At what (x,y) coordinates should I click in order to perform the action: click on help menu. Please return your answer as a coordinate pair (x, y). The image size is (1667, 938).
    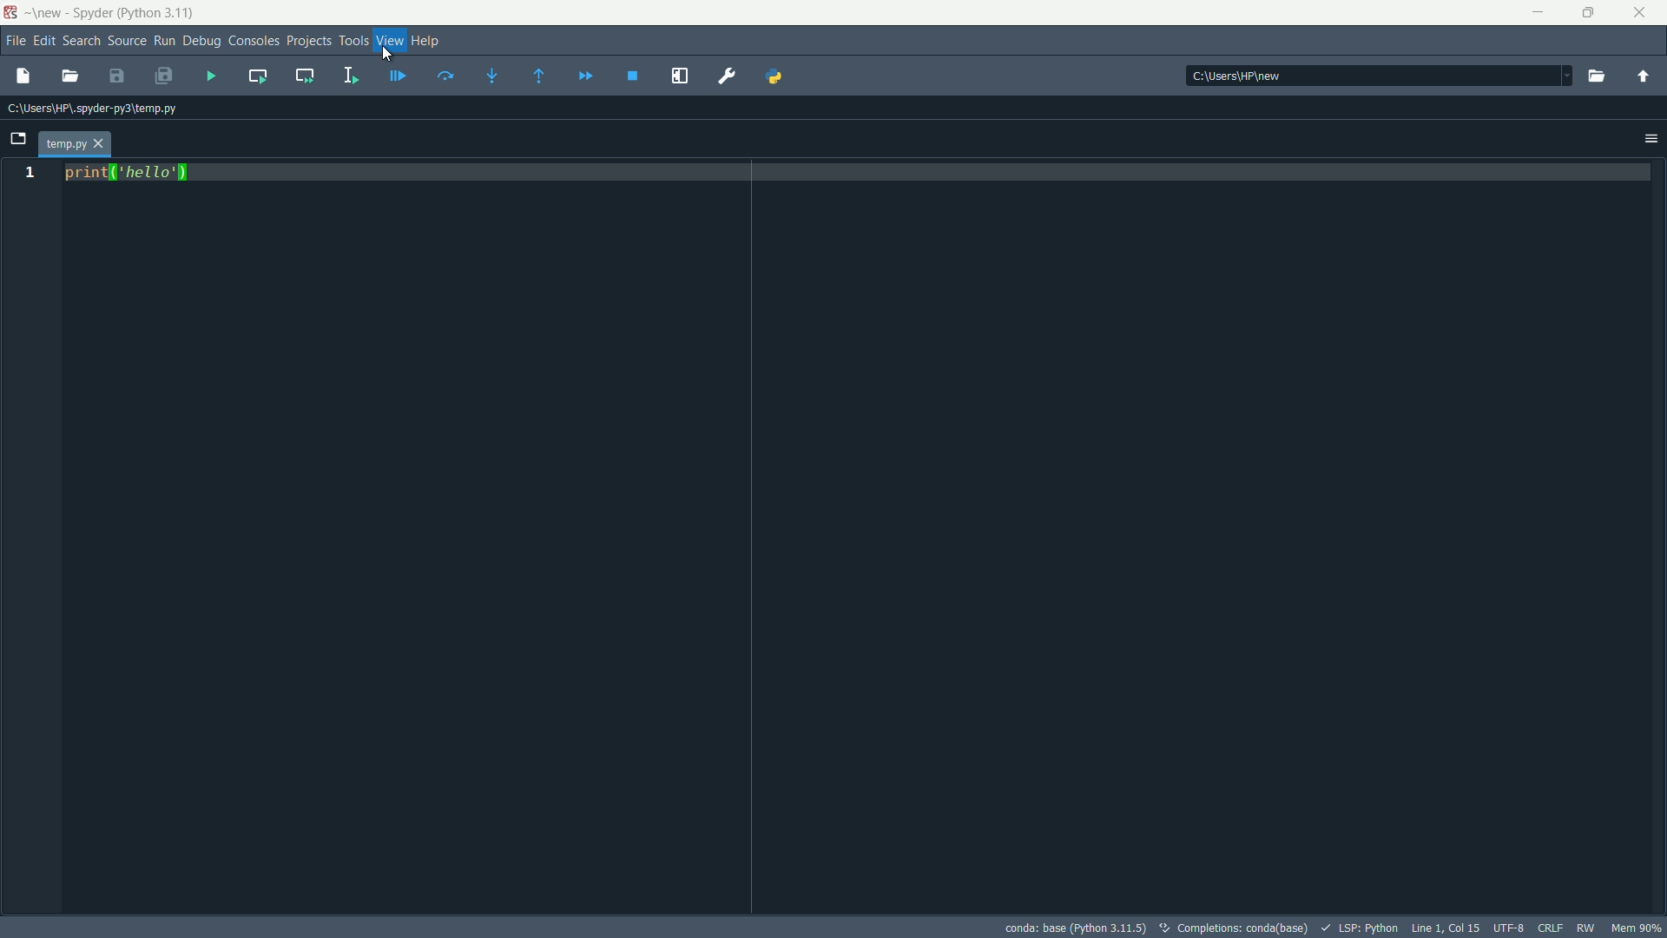
    Looking at the image, I should click on (429, 40).